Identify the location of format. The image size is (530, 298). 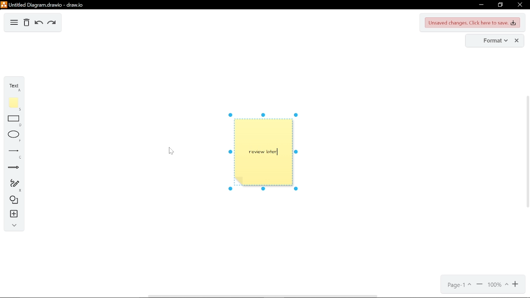
(491, 41).